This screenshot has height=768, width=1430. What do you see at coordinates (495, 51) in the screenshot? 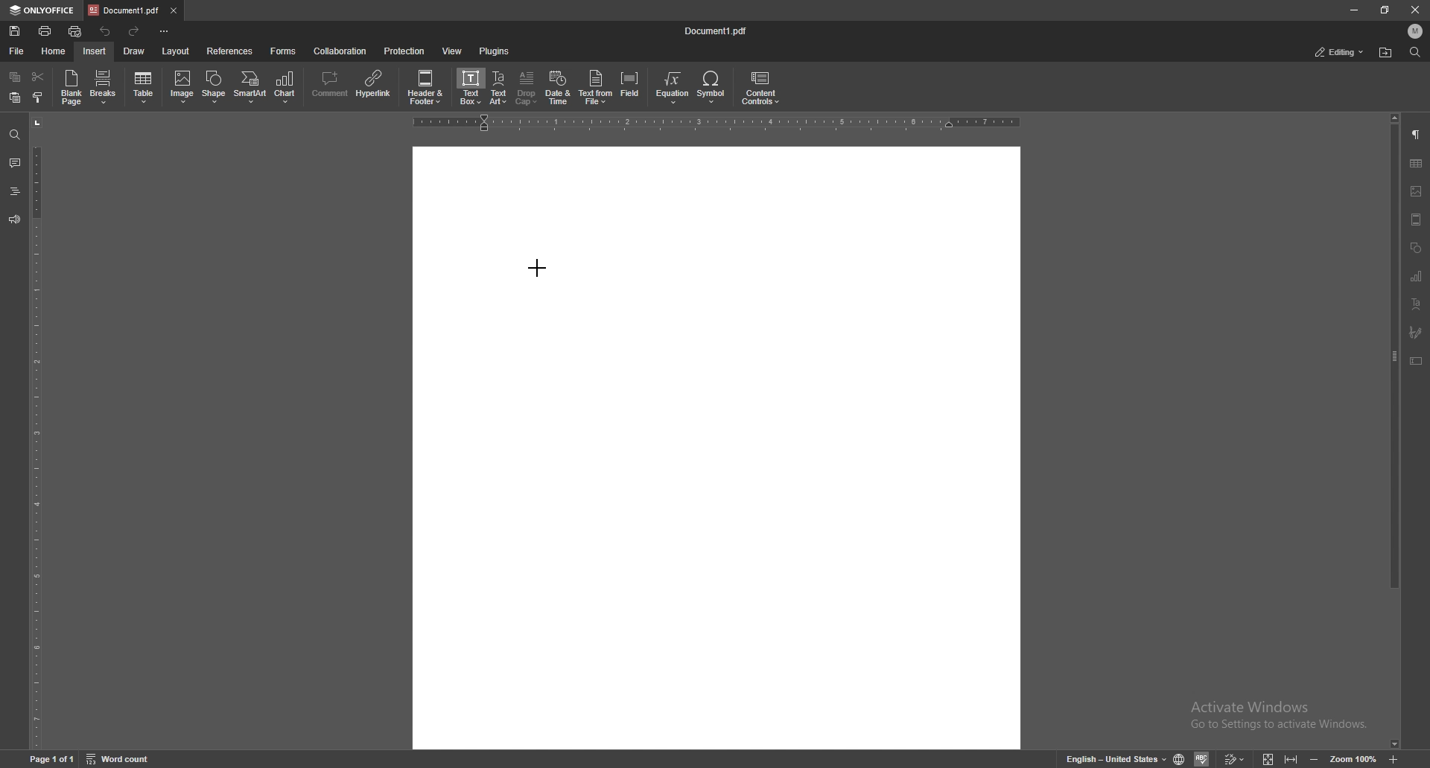
I see `plugins` at bounding box center [495, 51].